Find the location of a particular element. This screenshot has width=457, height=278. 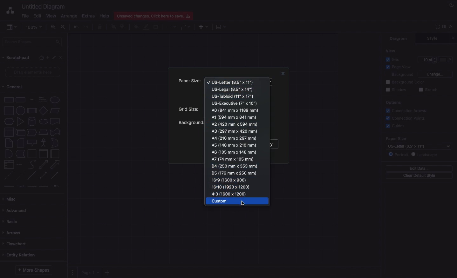

Dotted line is located at coordinates (20, 176).